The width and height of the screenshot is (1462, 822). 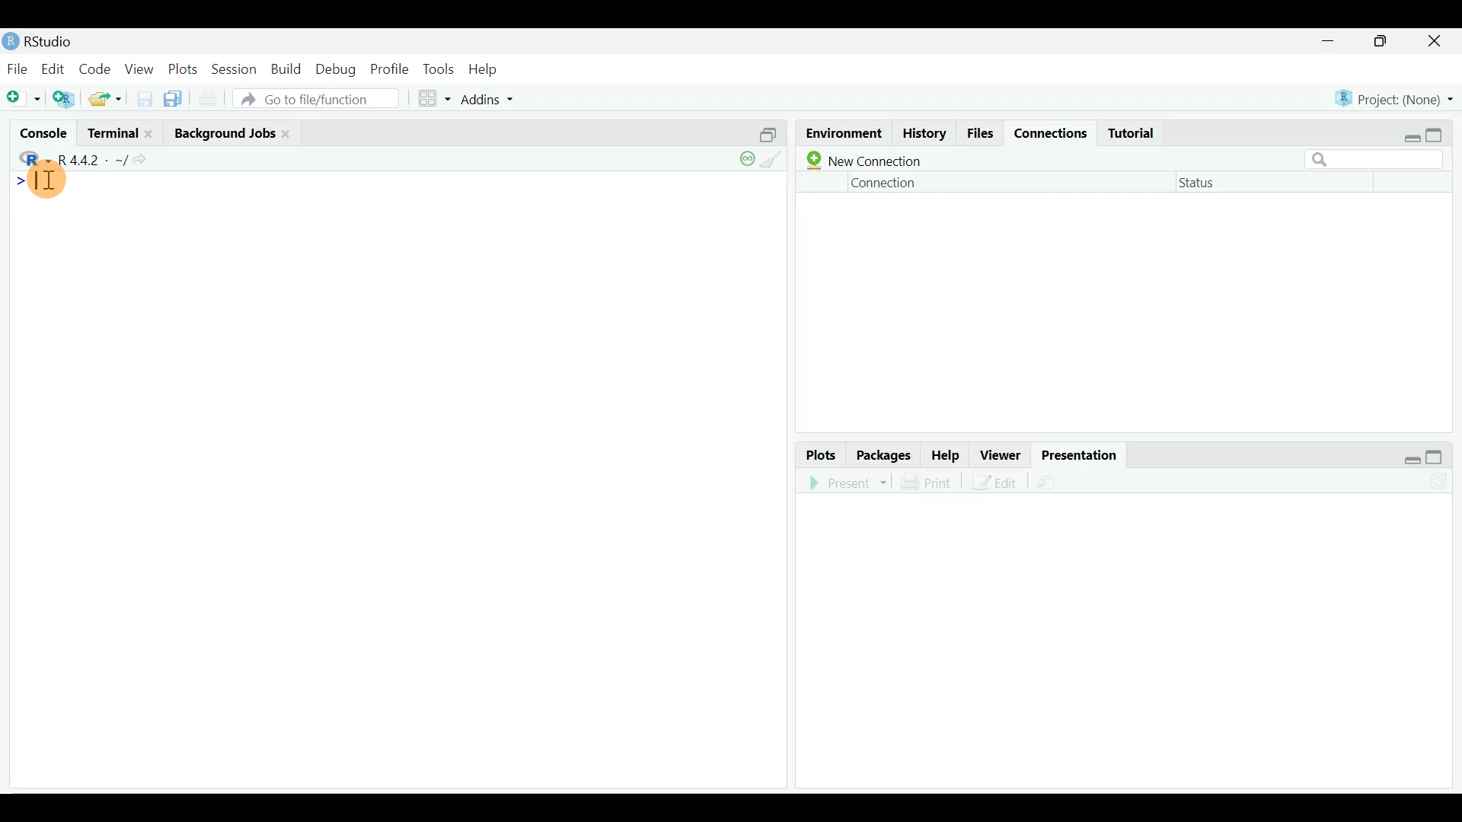 I want to click on New file, so click(x=24, y=97).